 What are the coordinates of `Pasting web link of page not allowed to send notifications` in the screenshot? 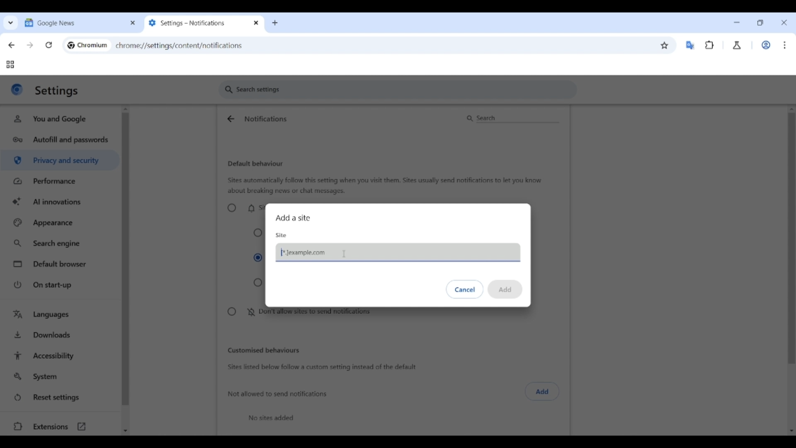 It's located at (398, 253).